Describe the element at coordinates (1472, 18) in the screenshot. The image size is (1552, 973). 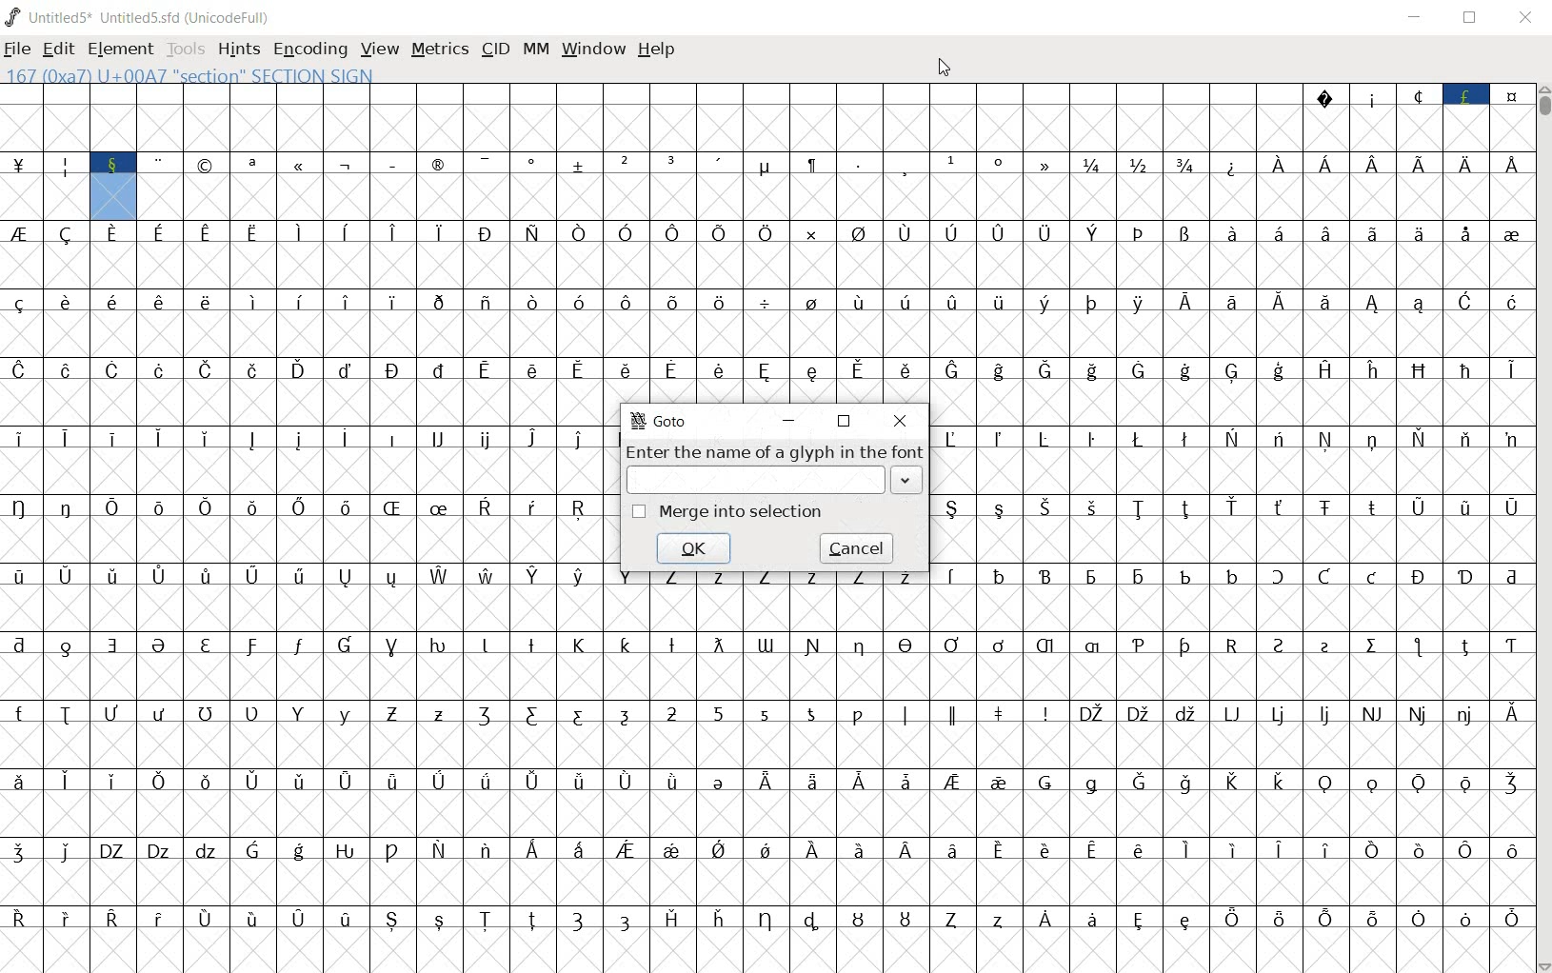
I see `restore down` at that location.